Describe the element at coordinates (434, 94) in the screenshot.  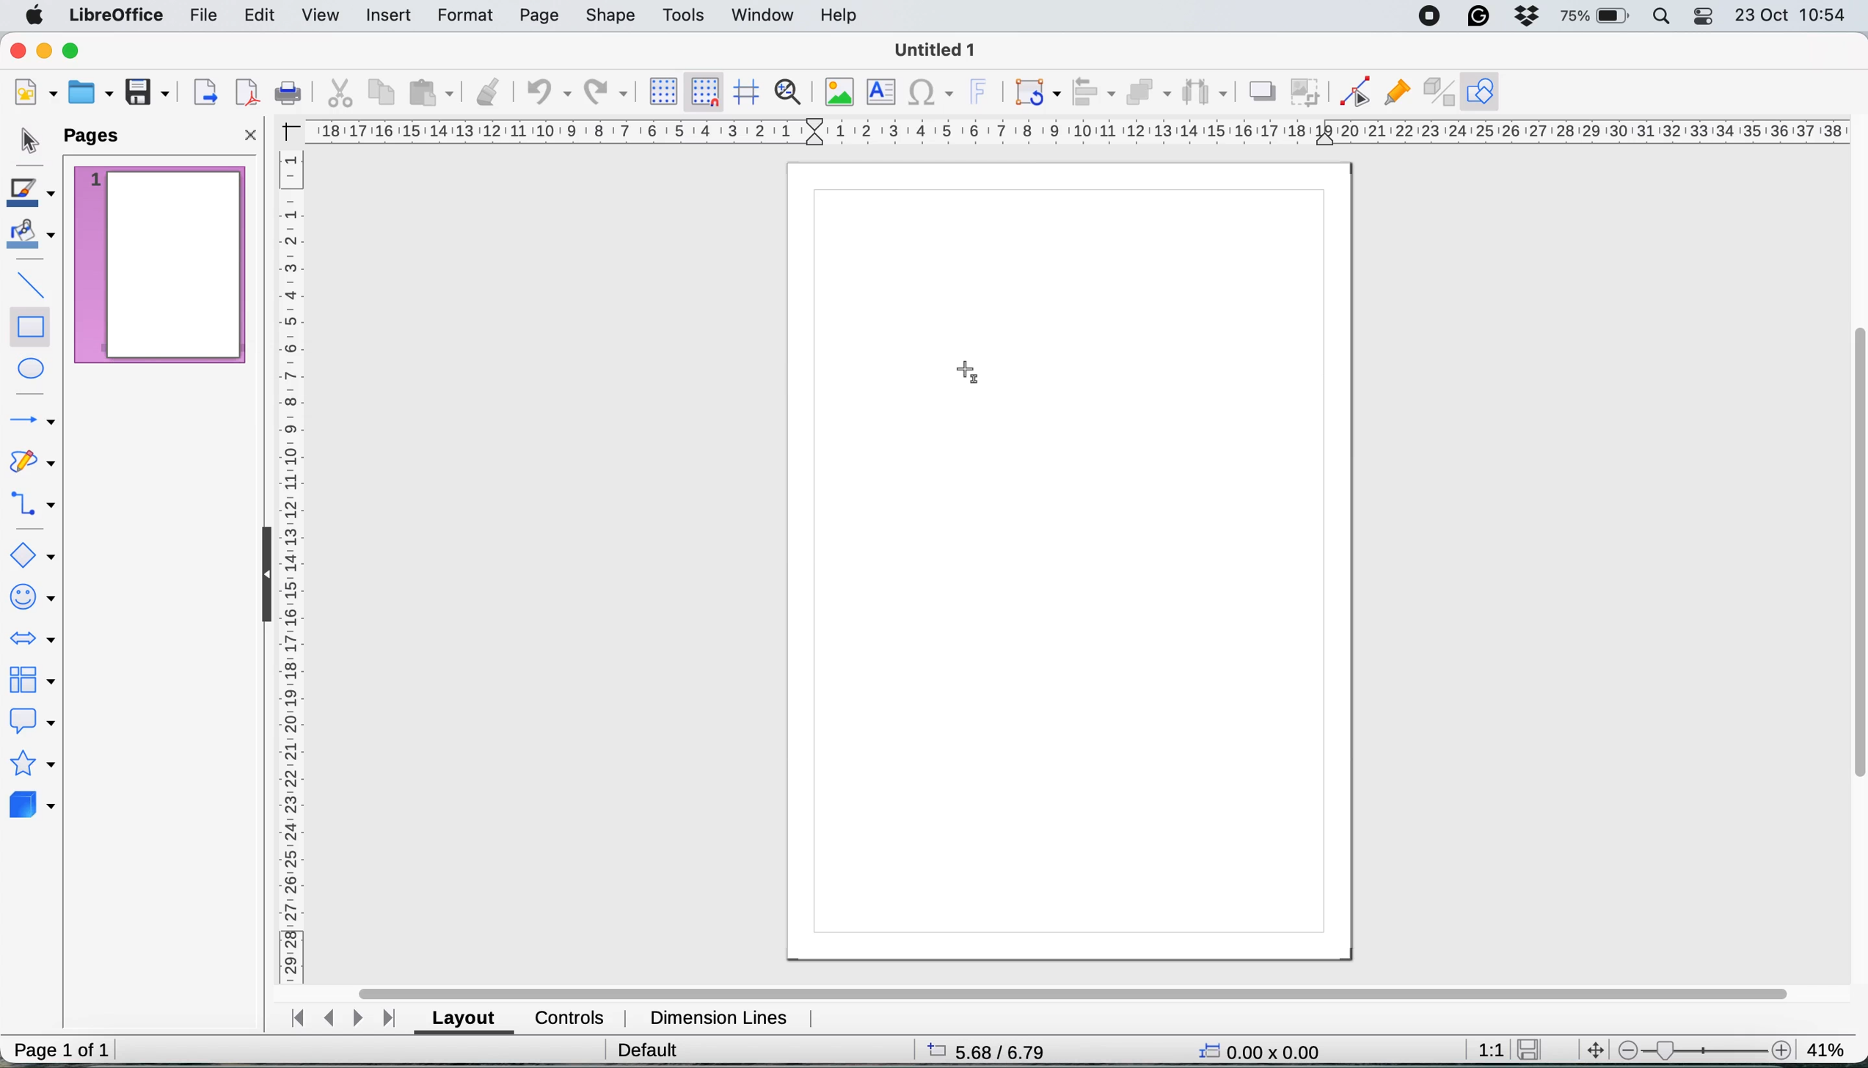
I see `paste` at that location.